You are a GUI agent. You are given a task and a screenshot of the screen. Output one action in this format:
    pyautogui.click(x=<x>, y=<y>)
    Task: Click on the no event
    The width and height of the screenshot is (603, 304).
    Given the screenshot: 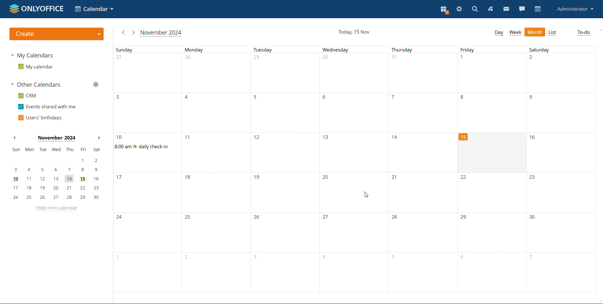 What is the action you would take?
    pyautogui.click(x=490, y=152)
    